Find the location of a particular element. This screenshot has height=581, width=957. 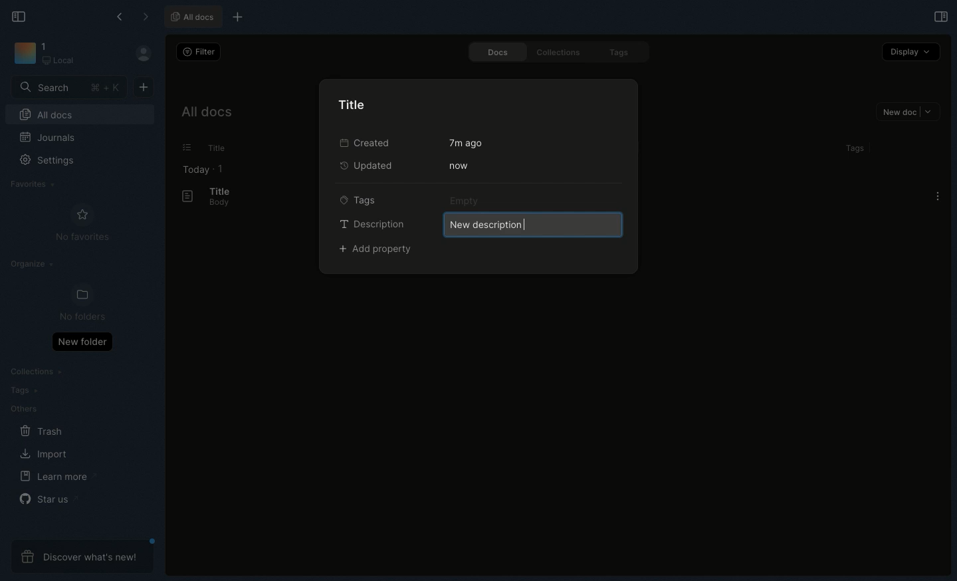

Title is located at coordinates (218, 191).